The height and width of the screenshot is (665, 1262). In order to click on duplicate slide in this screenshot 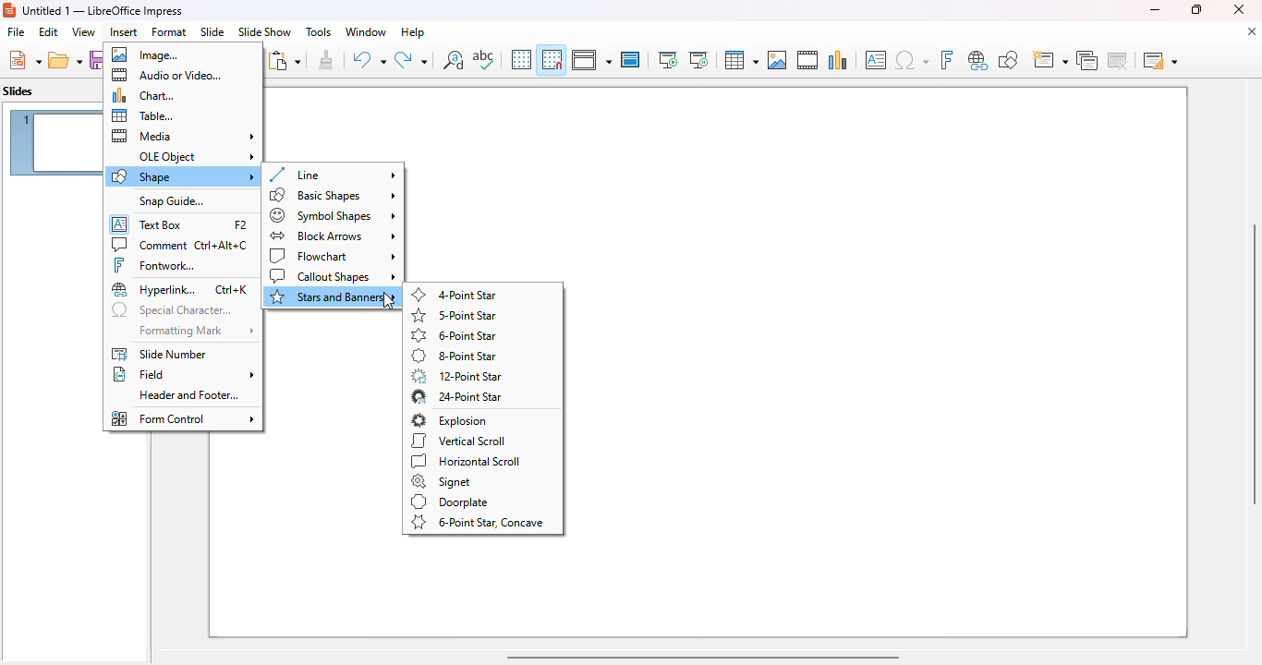, I will do `click(1087, 60)`.